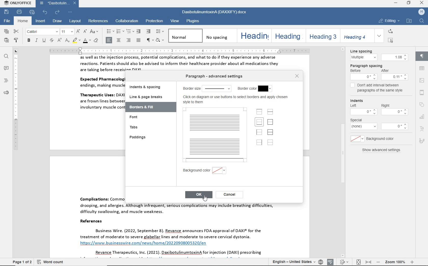  Describe the element at coordinates (235, 100) in the screenshot. I see `click on diagram or use buttons to select borders` at that location.